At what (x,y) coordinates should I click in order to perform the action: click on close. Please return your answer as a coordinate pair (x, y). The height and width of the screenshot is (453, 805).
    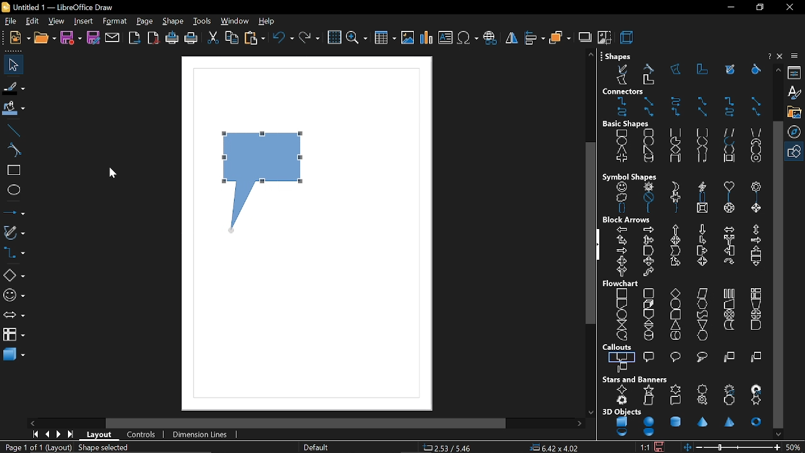
    Looking at the image, I should click on (789, 7).